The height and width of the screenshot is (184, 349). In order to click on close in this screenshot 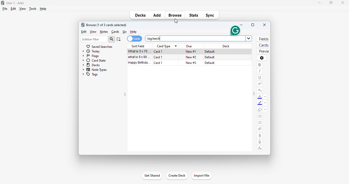, I will do `click(264, 25)`.